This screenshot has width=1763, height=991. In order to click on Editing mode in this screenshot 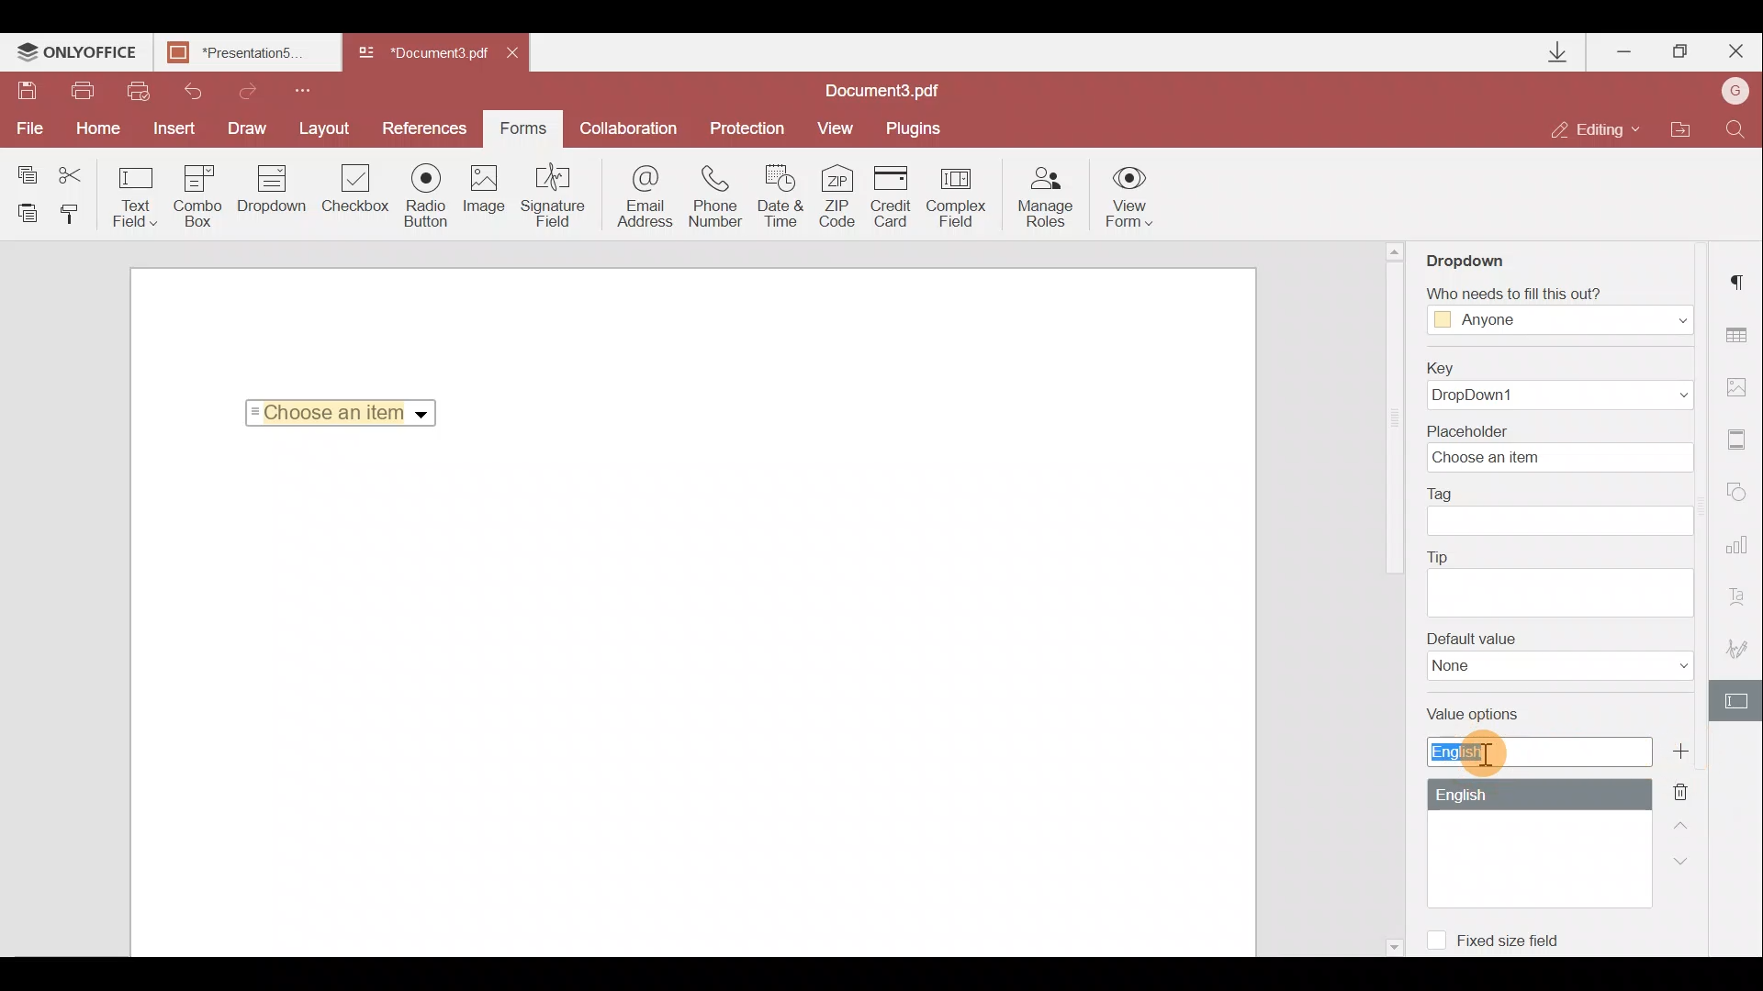, I will do `click(1596, 128)`.